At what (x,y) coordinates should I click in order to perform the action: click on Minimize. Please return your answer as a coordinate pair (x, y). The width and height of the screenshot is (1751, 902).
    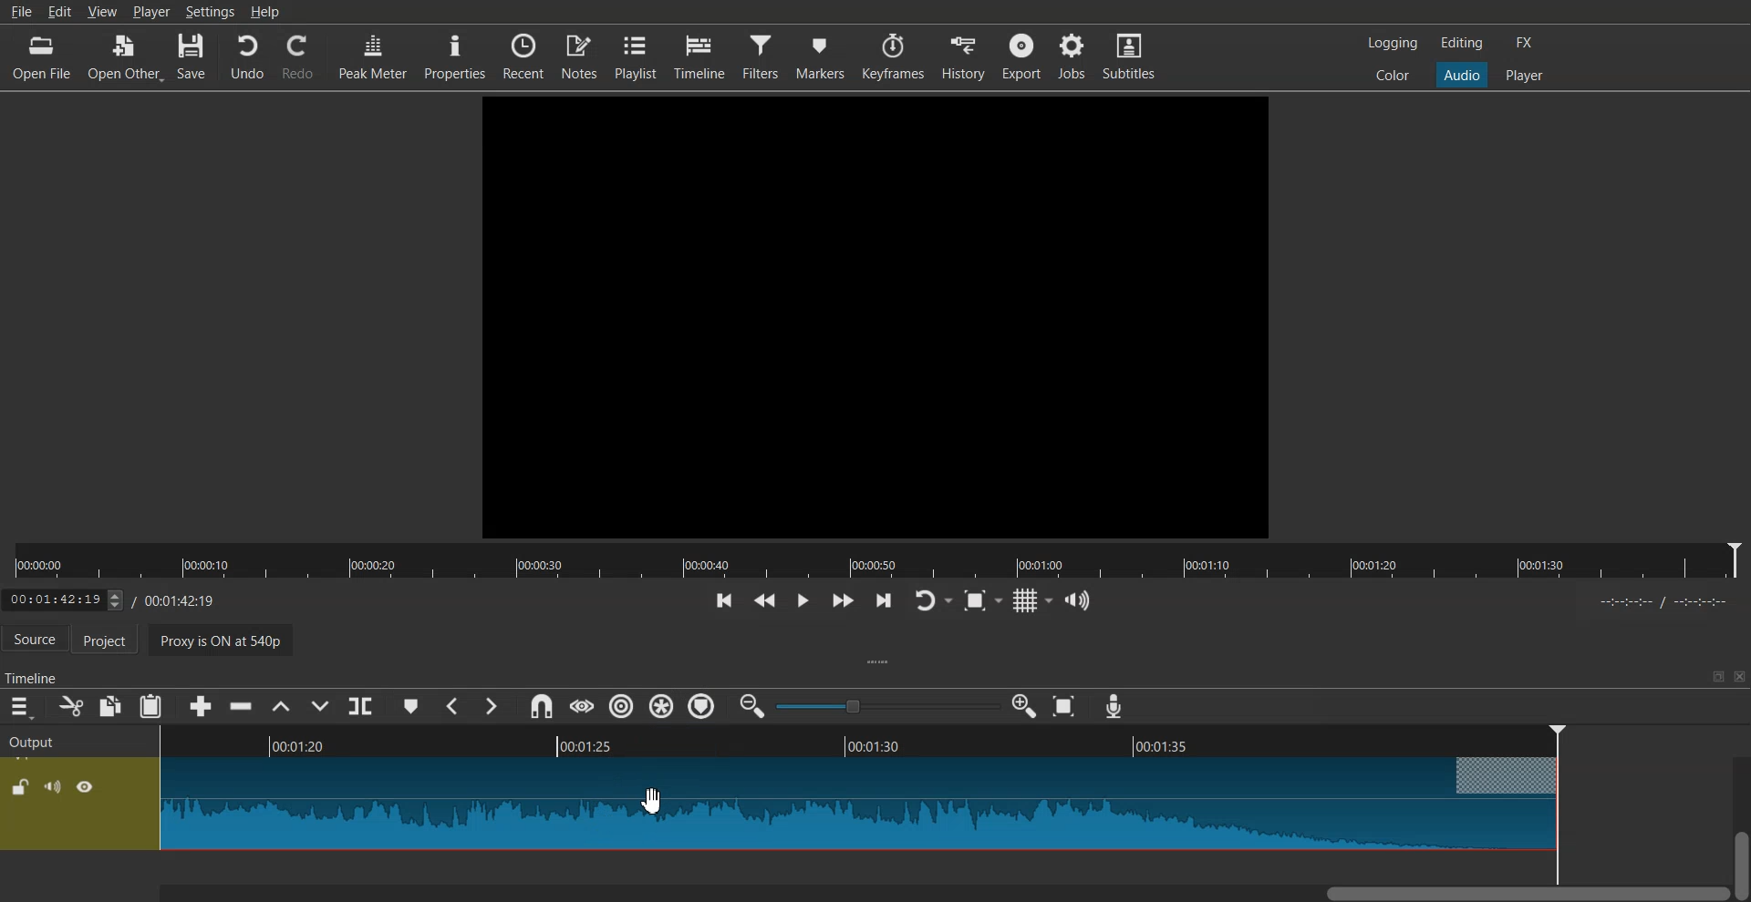
    Looking at the image, I should click on (1718, 676).